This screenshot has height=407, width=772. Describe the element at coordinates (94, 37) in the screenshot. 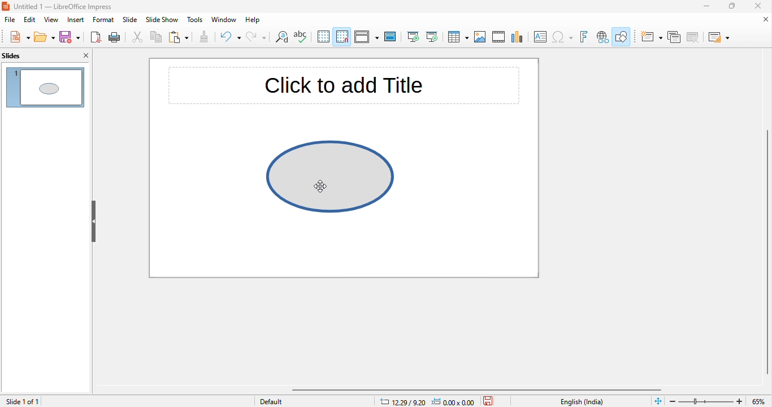

I see `export directly as pdf` at that location.